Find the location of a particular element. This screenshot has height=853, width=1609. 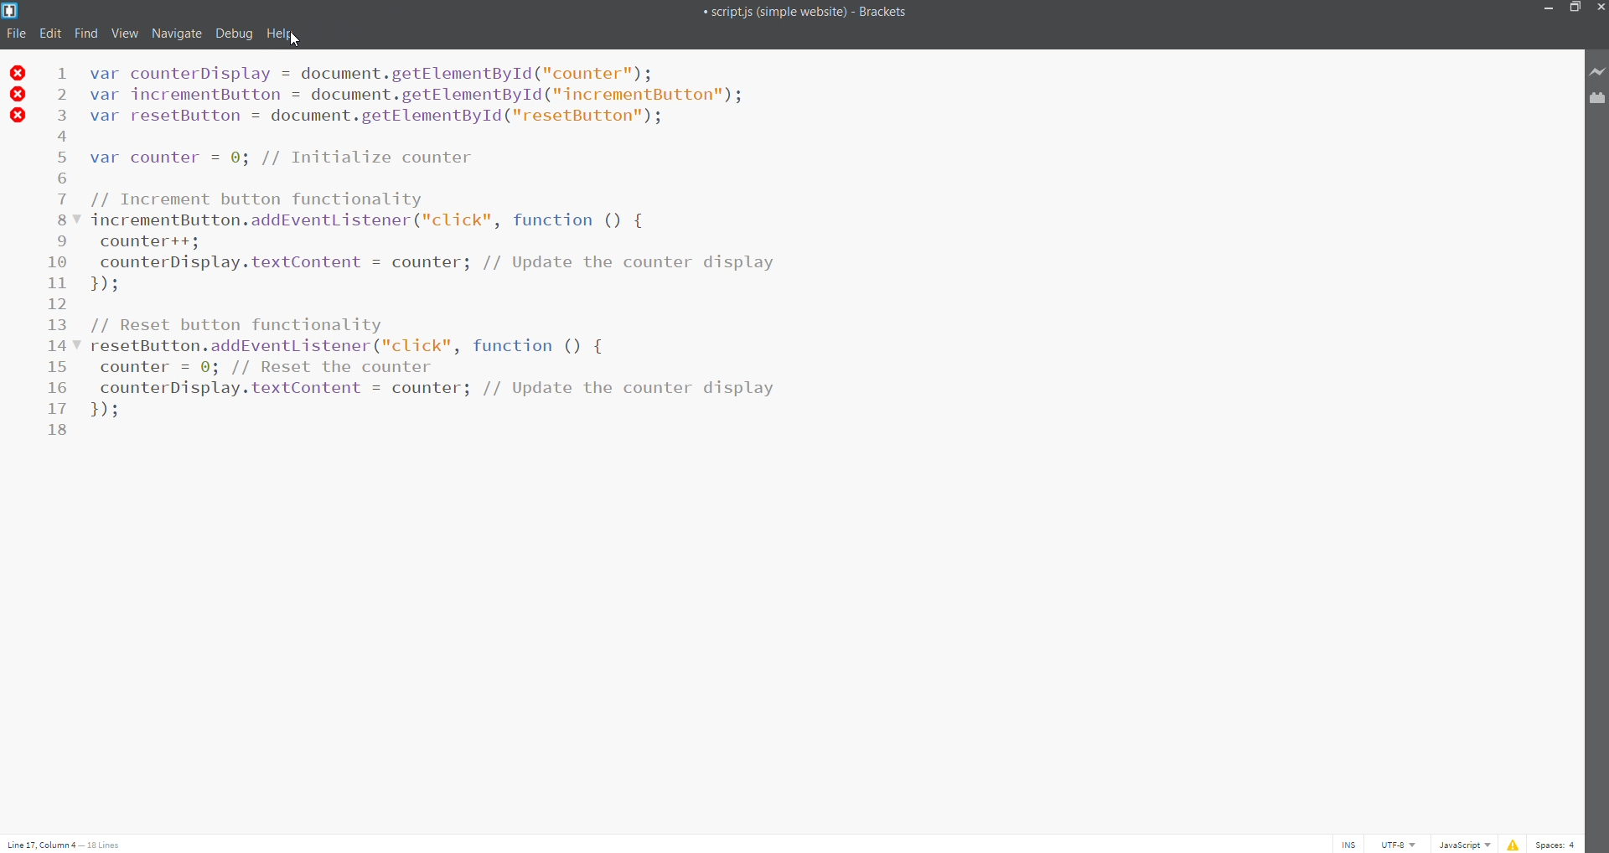

line errors is located at coordinates (18, 94).